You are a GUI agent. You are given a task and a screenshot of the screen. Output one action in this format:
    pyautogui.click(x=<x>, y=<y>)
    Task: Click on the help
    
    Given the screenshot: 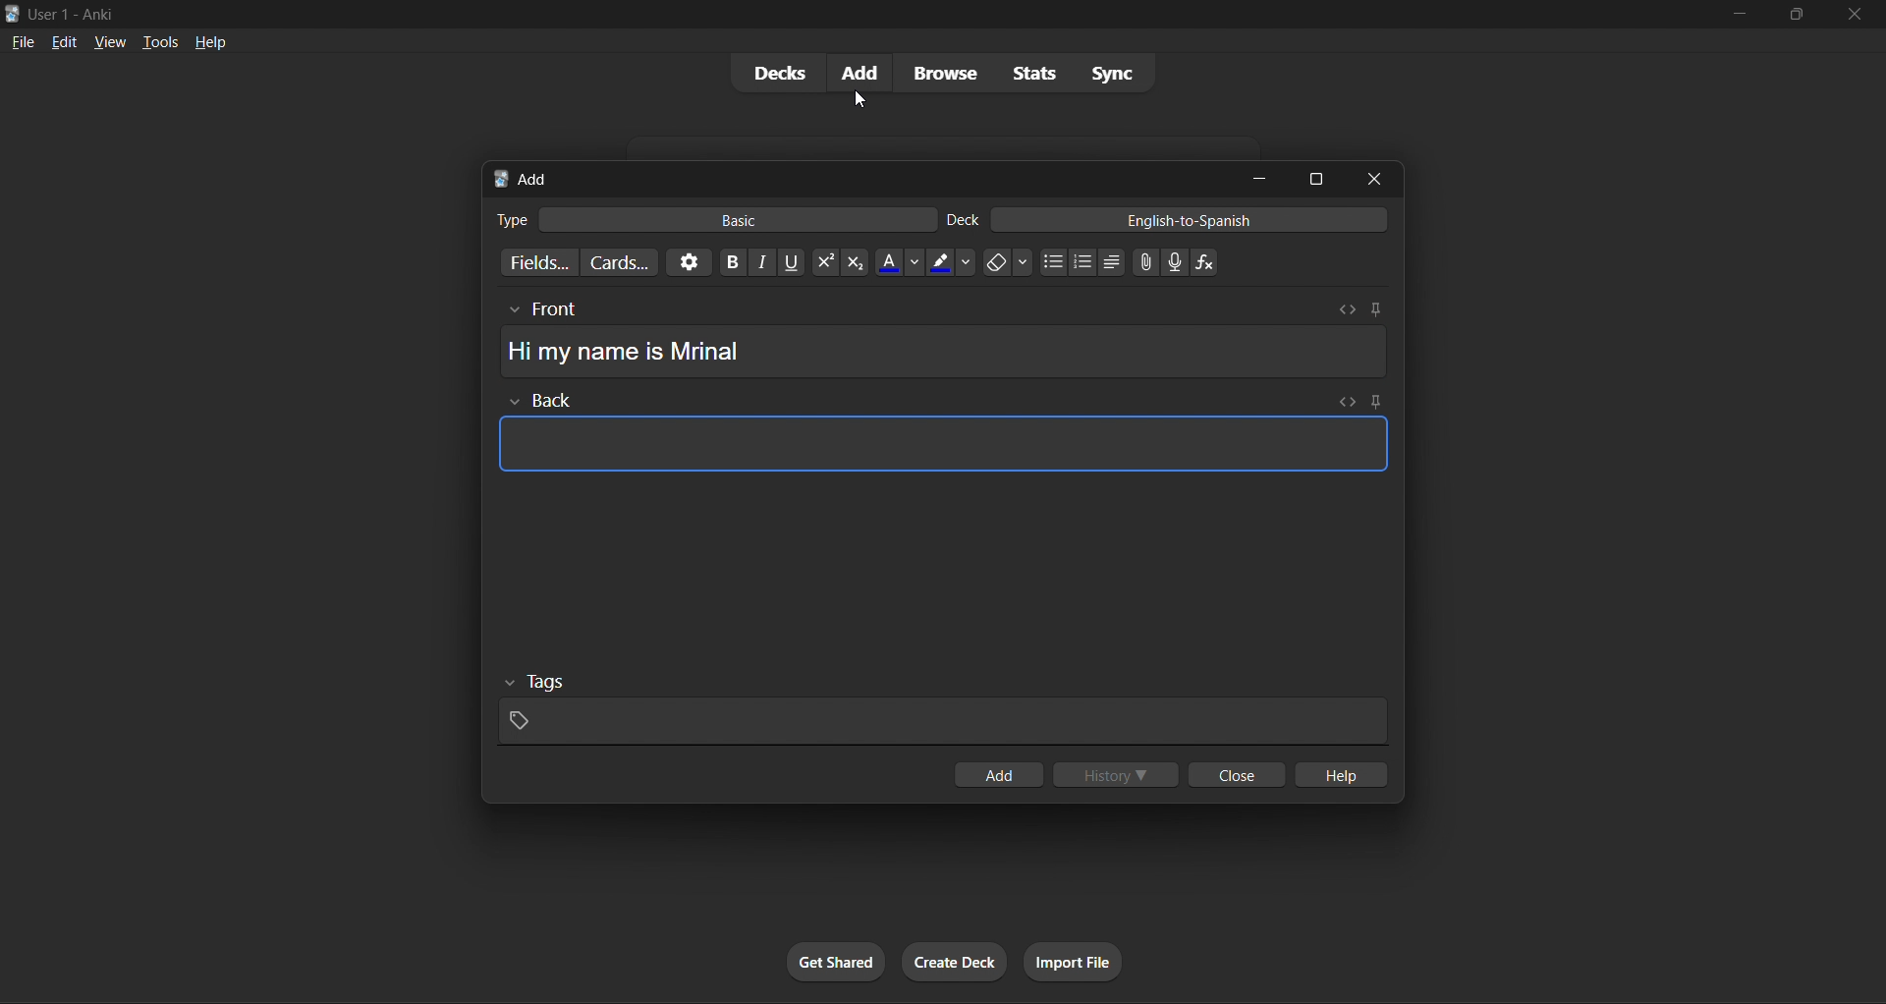 What is the action you would take?
    pyautogui.click(x=205, y=38)
    